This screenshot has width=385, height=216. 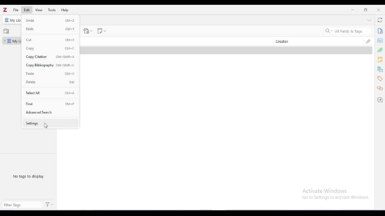 What do you see at coordinates (28, 176) in the screenshot?
I see `no tags to display` at bounding box center [28, 176].